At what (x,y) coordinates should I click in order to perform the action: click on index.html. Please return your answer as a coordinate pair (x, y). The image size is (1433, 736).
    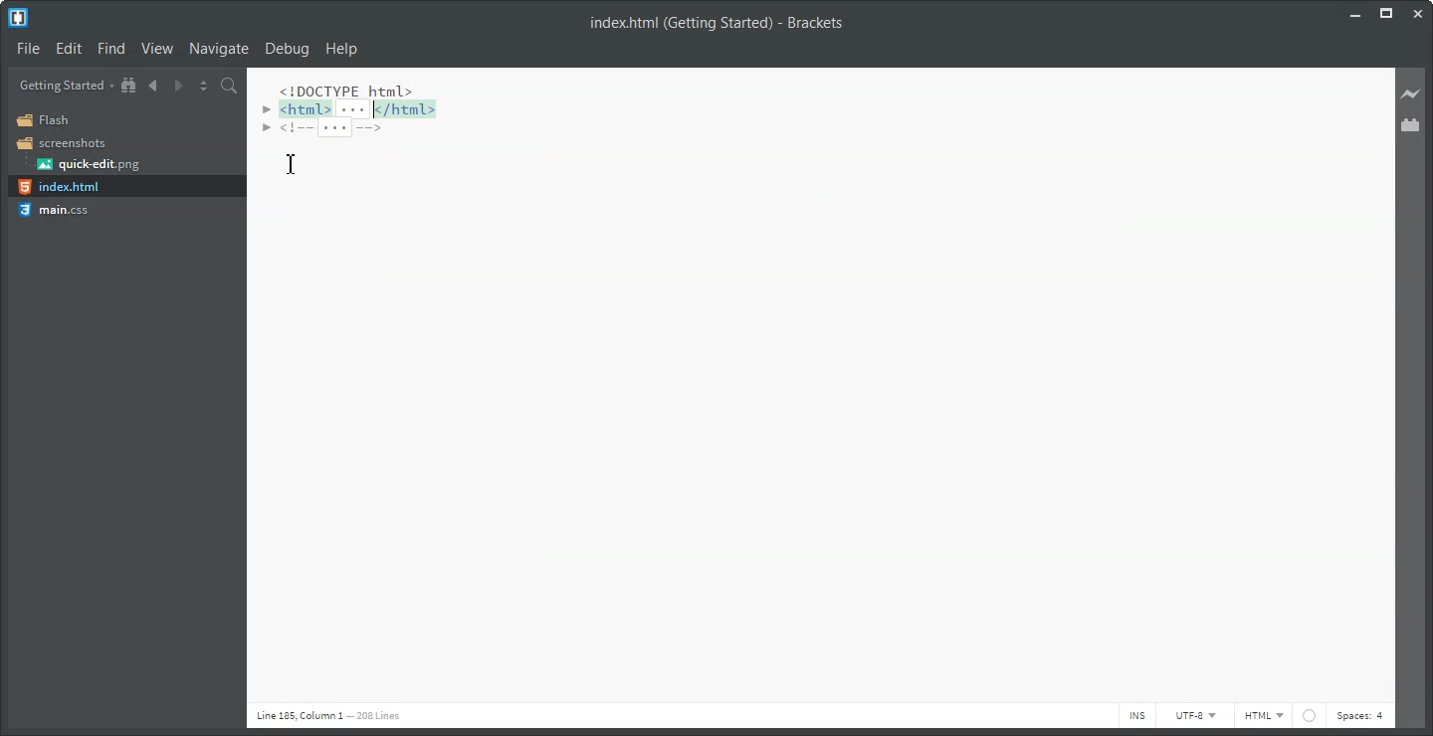
    Looking at the image, I should click on (59, 187).